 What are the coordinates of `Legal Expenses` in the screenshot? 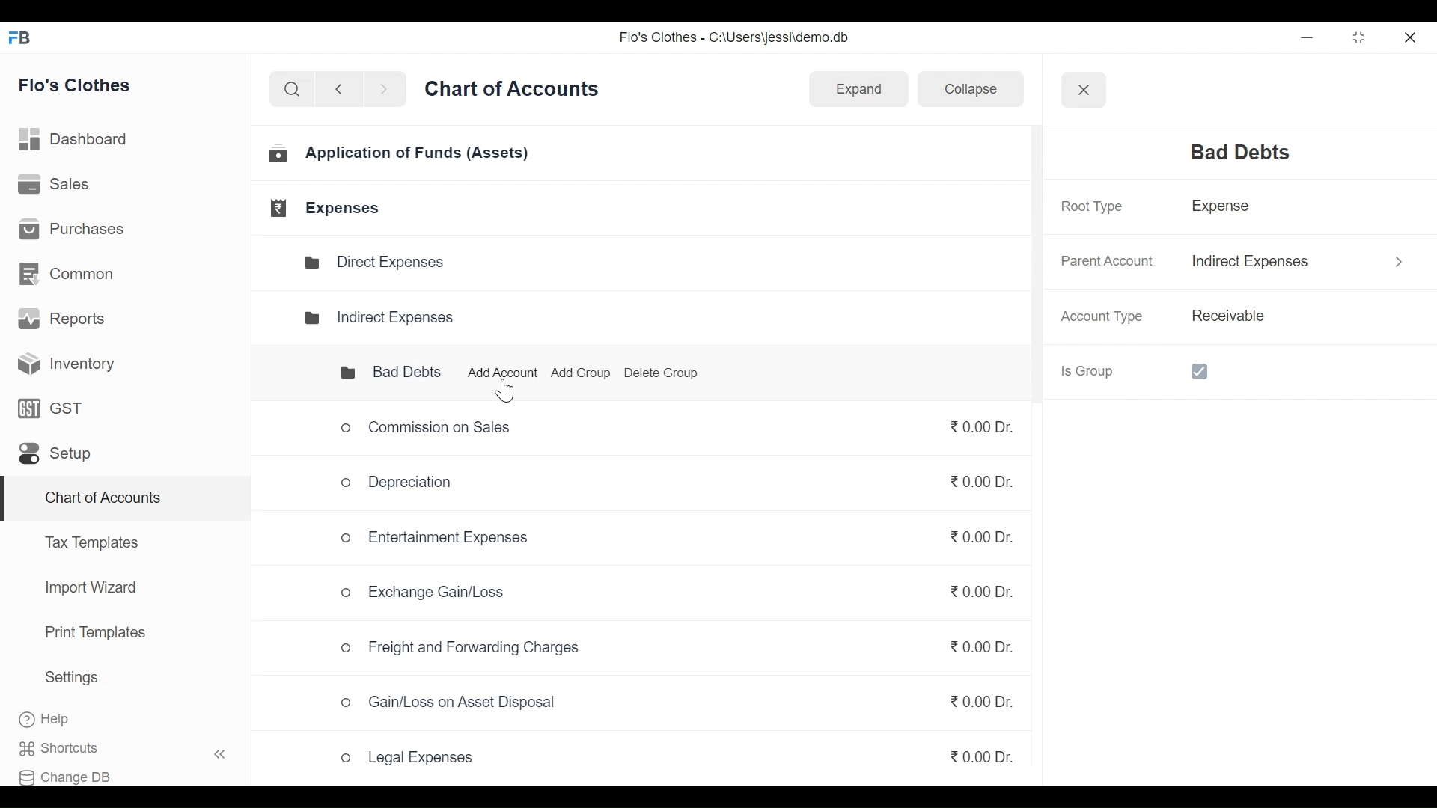 It's located at (408, 759).